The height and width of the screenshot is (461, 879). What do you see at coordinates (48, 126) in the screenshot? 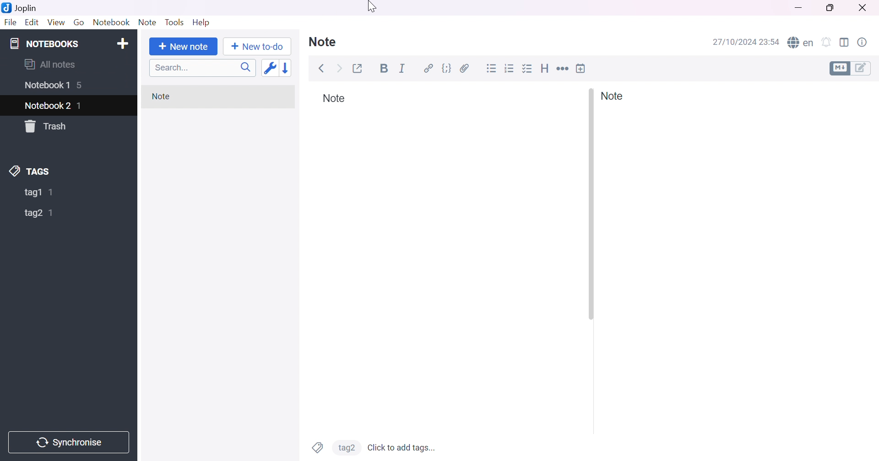
I see `Trash` at bounding box center [48, 126].